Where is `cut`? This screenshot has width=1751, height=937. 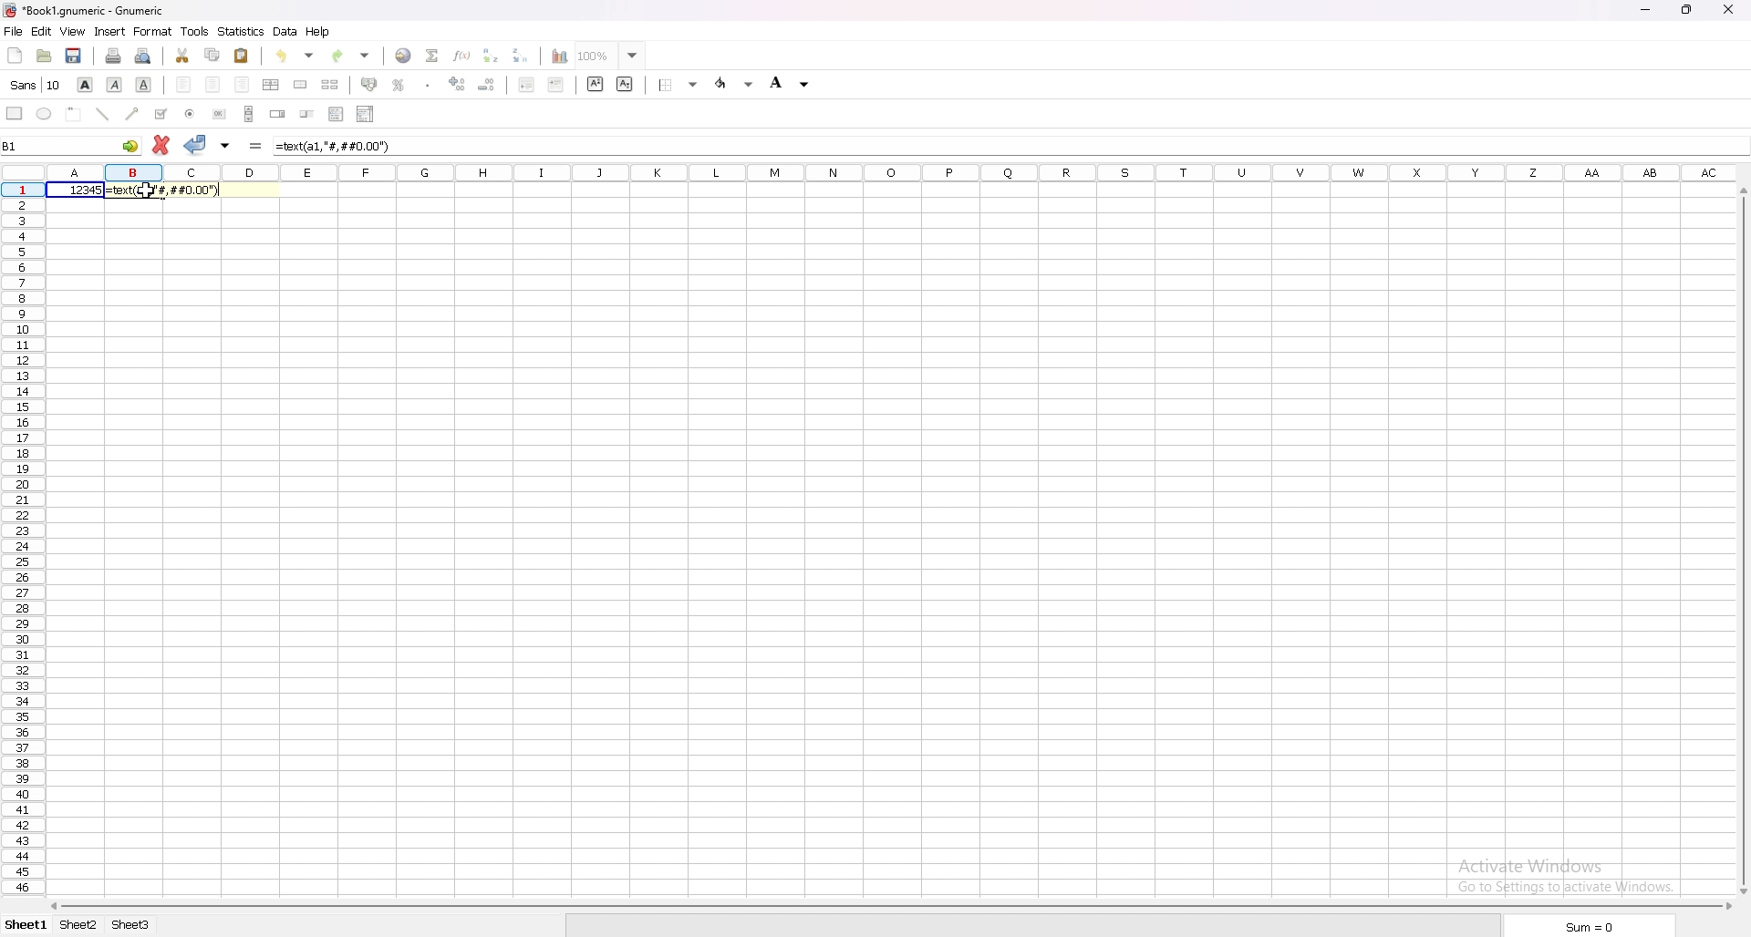 cut is located at coordinates (184, 56).